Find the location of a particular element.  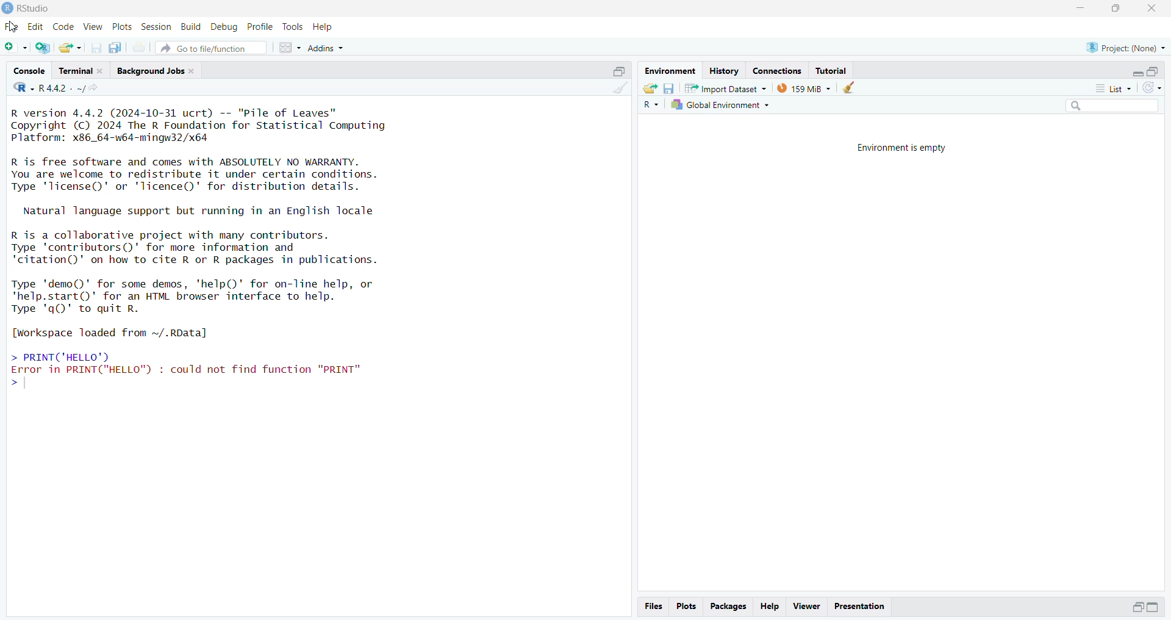

help is located at coordinates (771, 605).